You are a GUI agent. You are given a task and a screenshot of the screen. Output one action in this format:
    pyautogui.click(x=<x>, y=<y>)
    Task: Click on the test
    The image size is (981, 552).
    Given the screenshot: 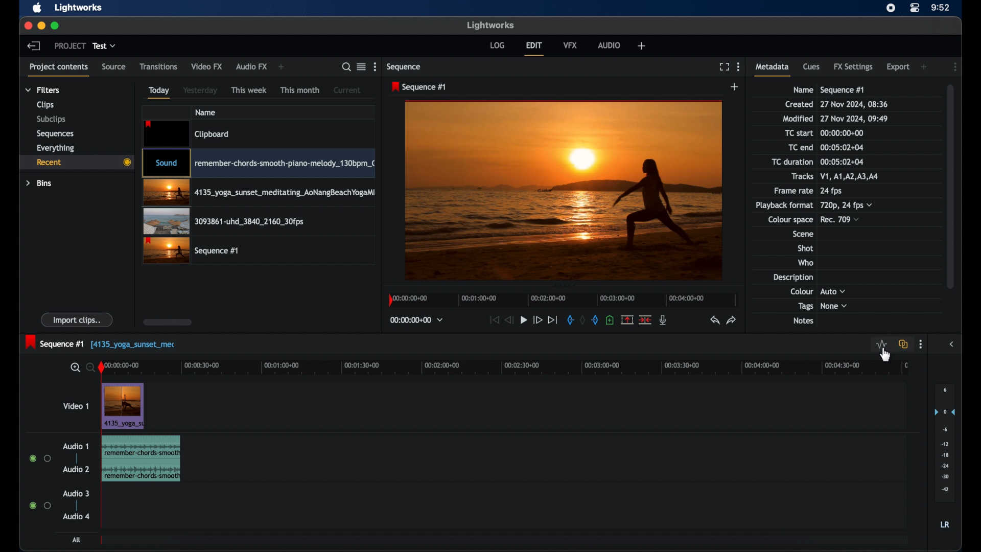 What is the action you would take?
    pyautogui.click(x=104, y=45)
    